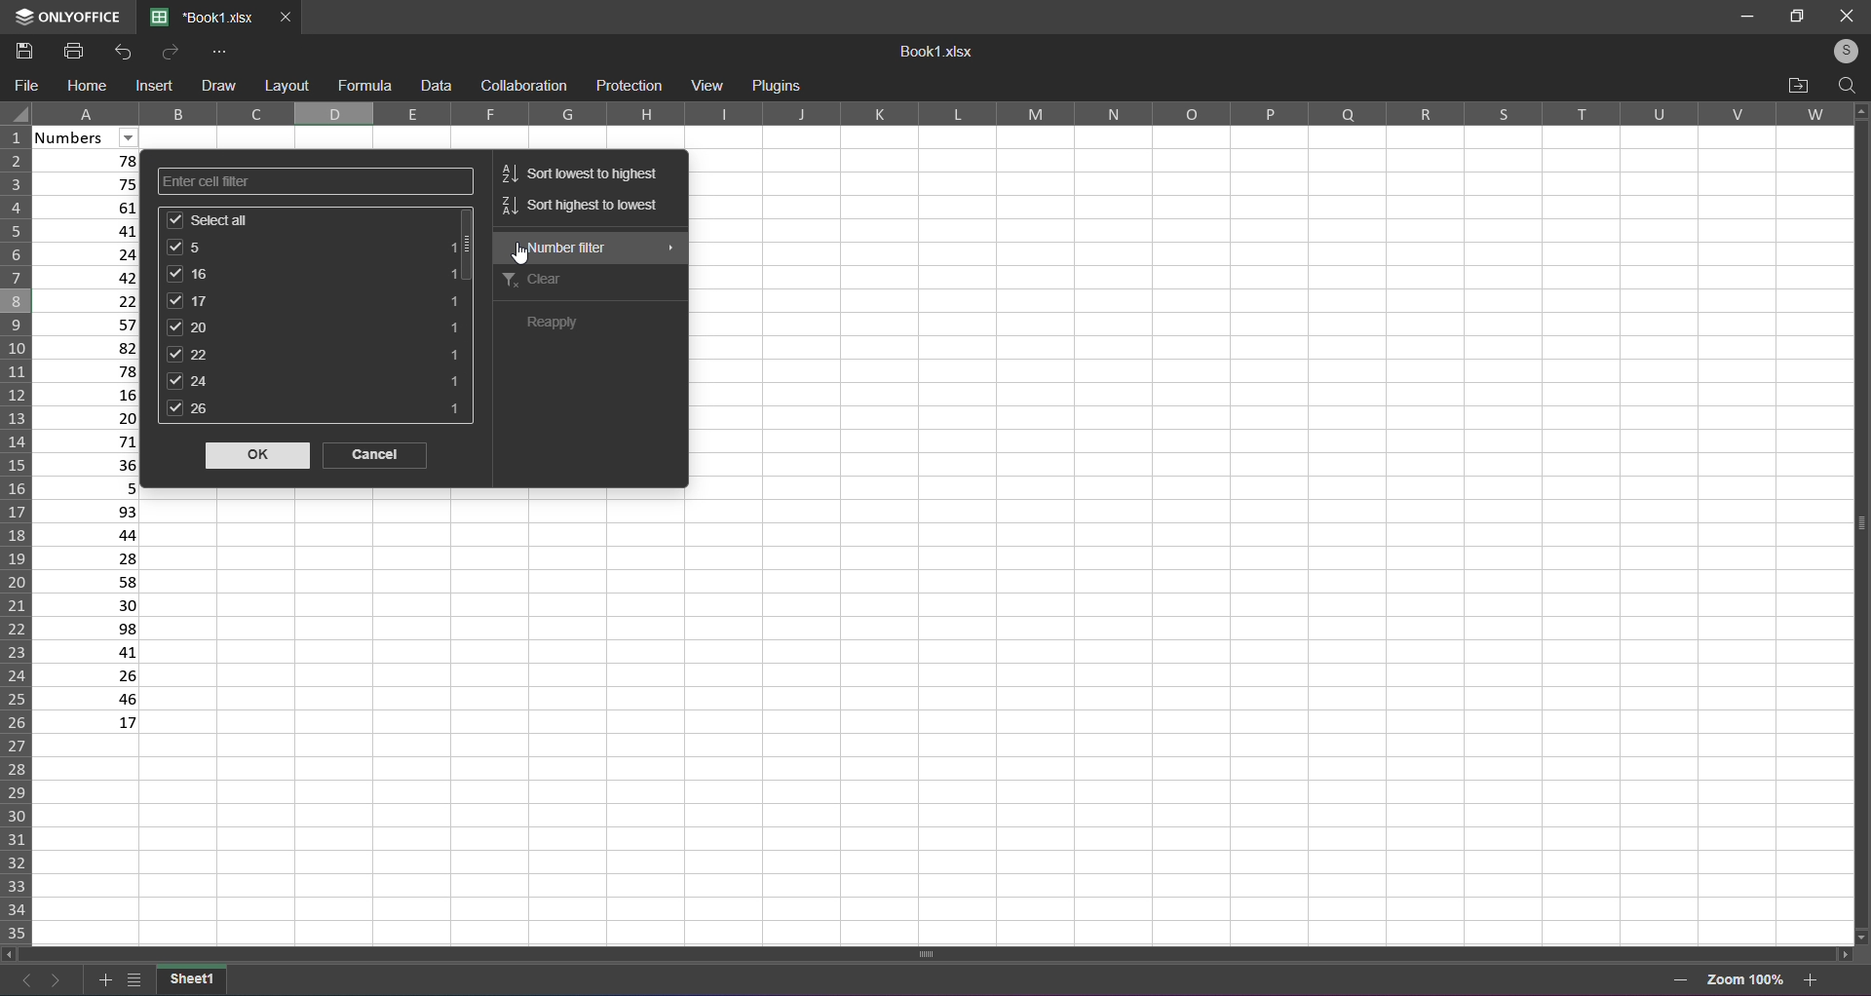  Describe the element at coordinates (86, 137) in the screenshot. I see `Numbers` at that location.